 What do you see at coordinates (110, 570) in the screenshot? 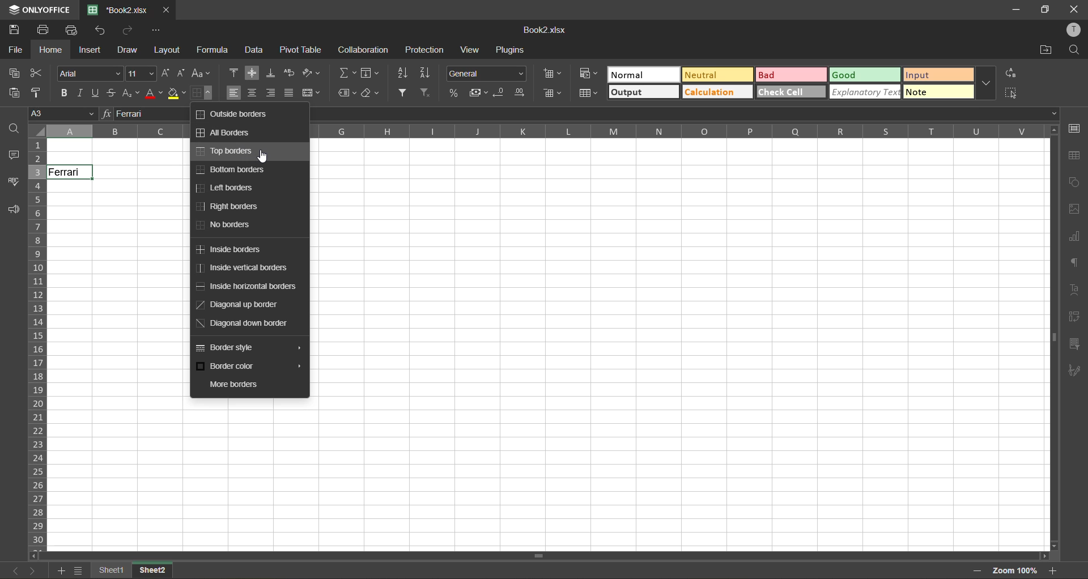
I see `sheet1` at bounding box center [110, 570].